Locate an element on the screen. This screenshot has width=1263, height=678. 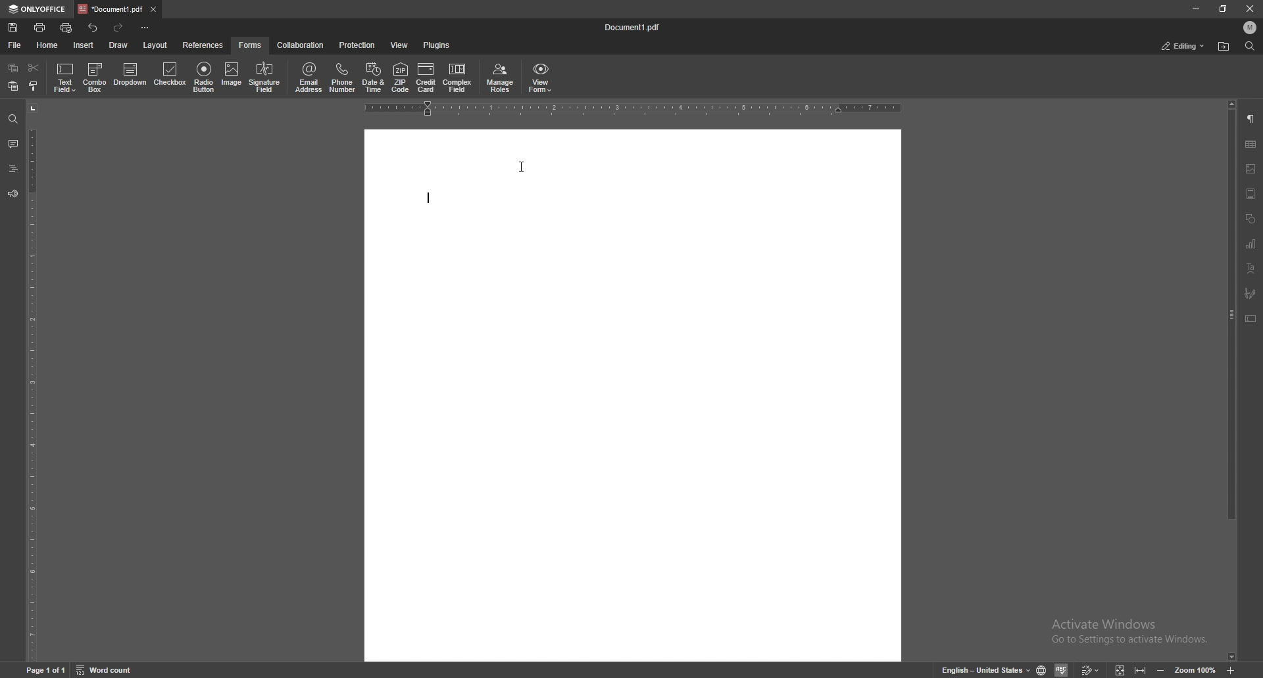
complex field is located at coordinates (457, 79).